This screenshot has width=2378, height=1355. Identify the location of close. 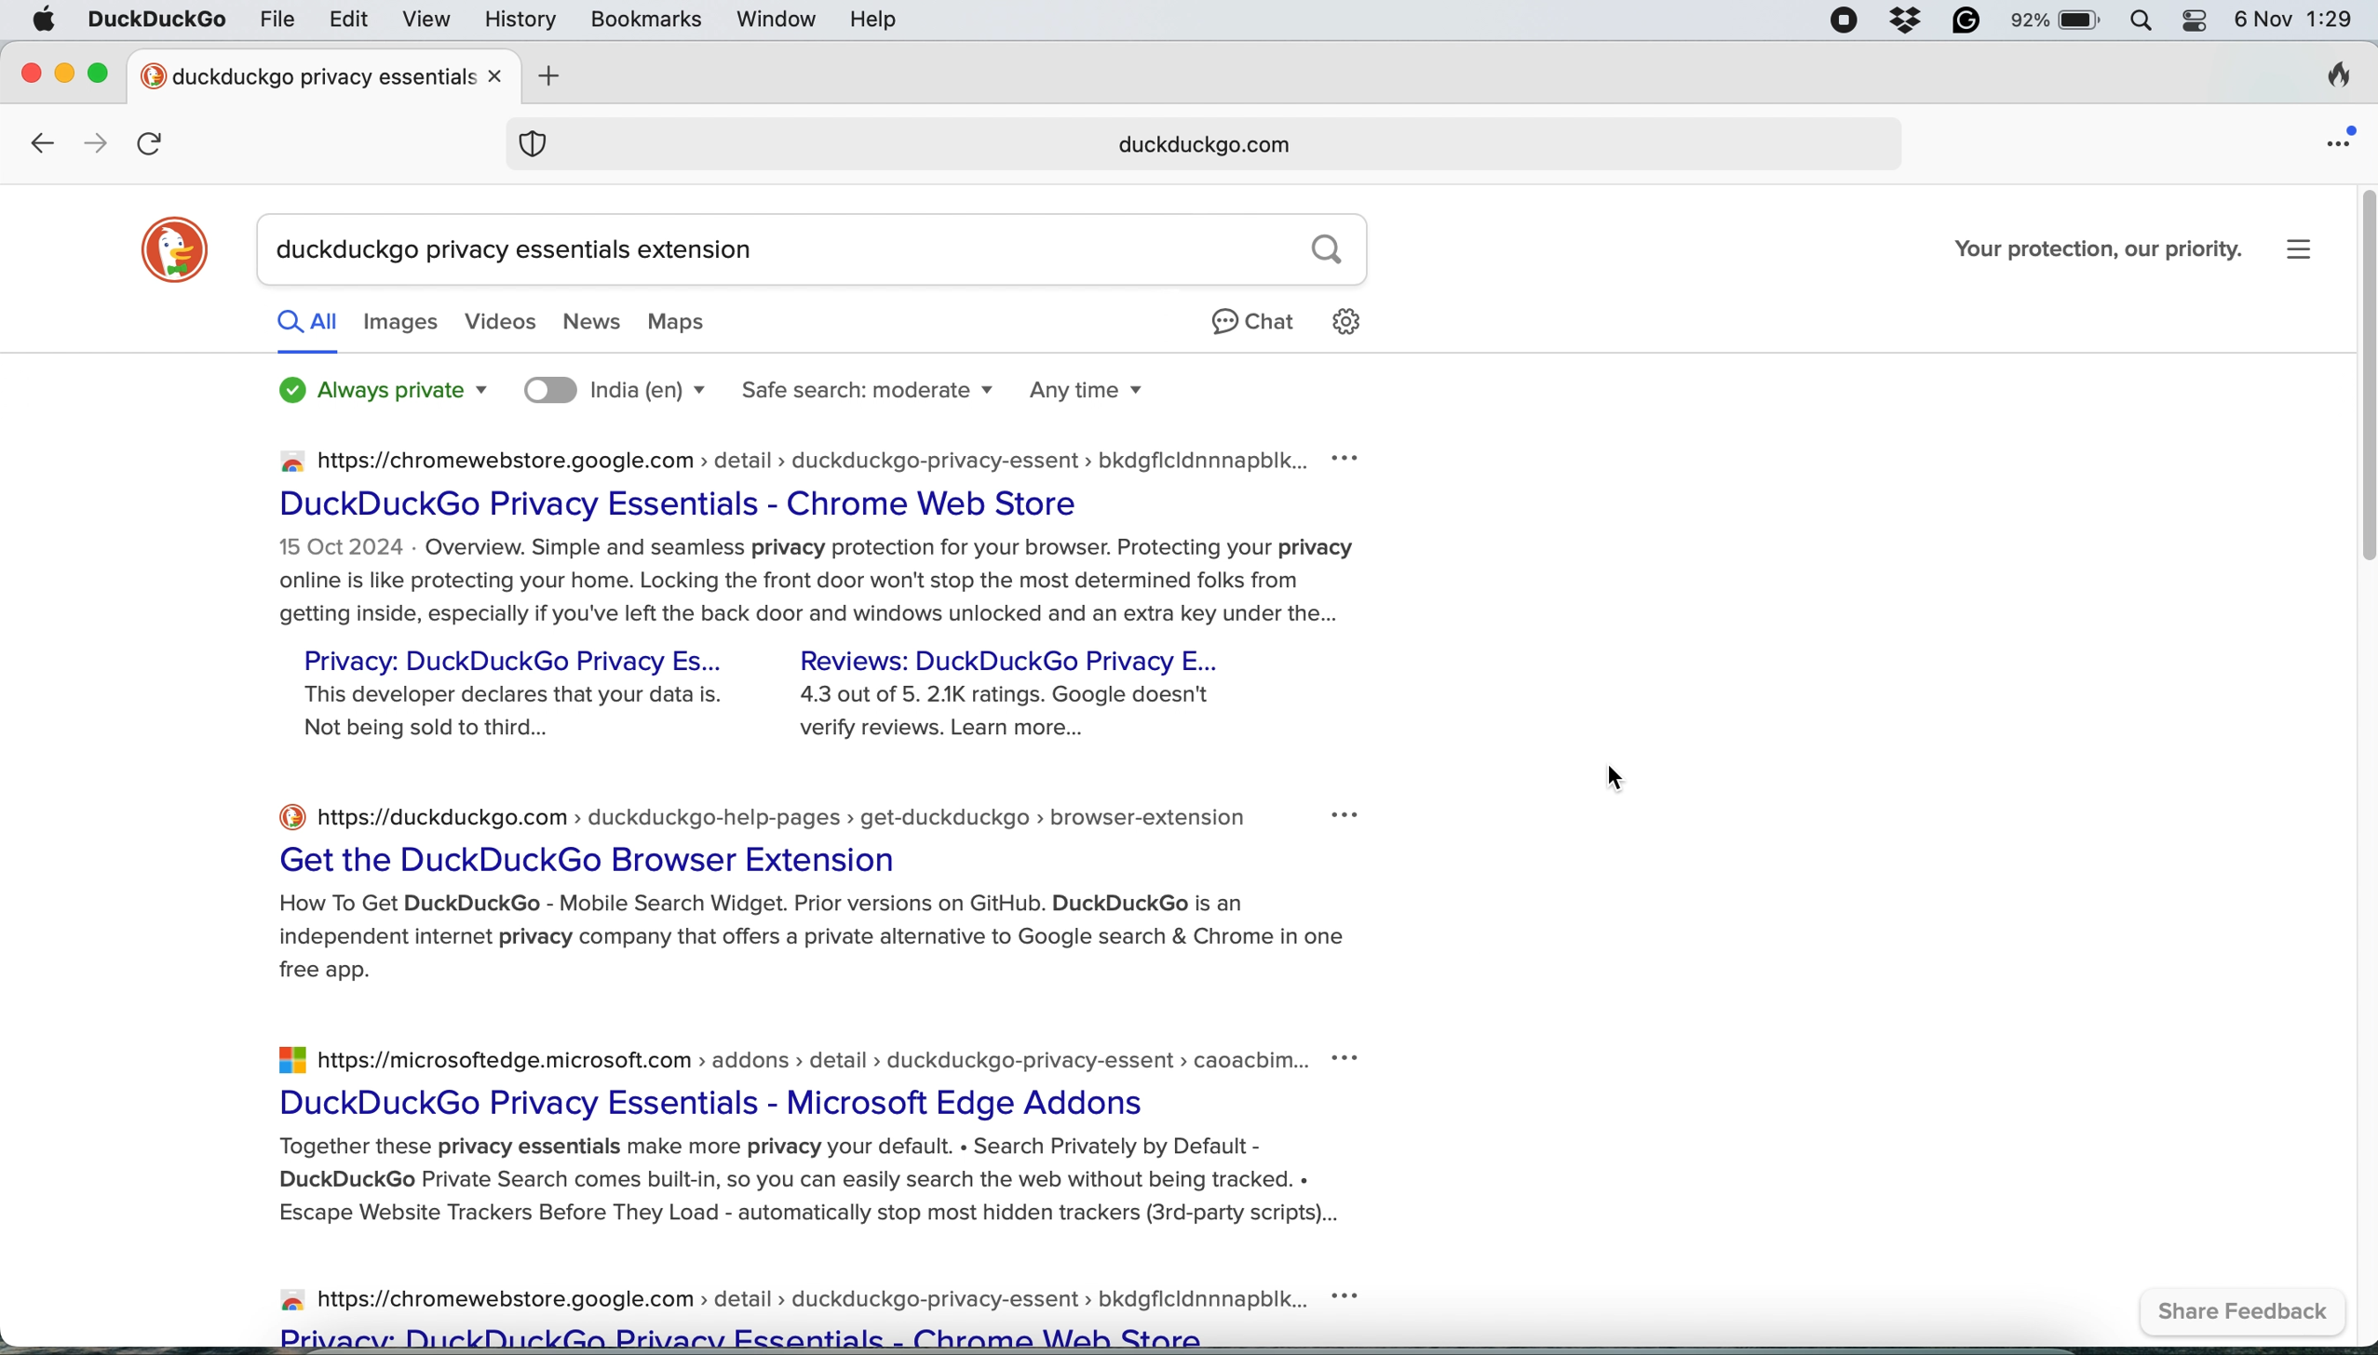
(500, 74).